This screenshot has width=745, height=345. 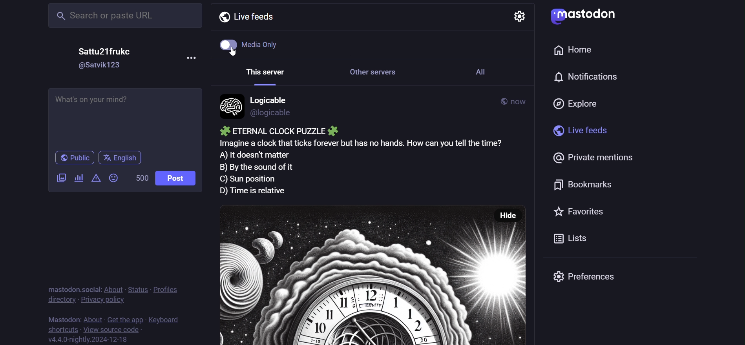 I want to click on more, so click(x=193, y=61).